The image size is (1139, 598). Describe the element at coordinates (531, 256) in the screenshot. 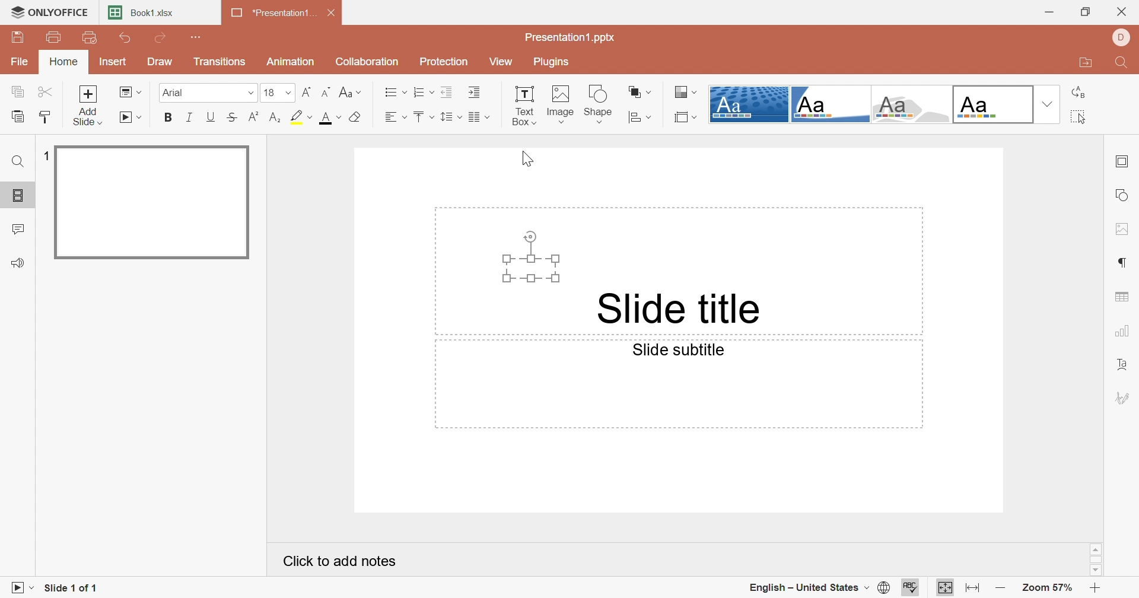

I see `Text Box` at that location.